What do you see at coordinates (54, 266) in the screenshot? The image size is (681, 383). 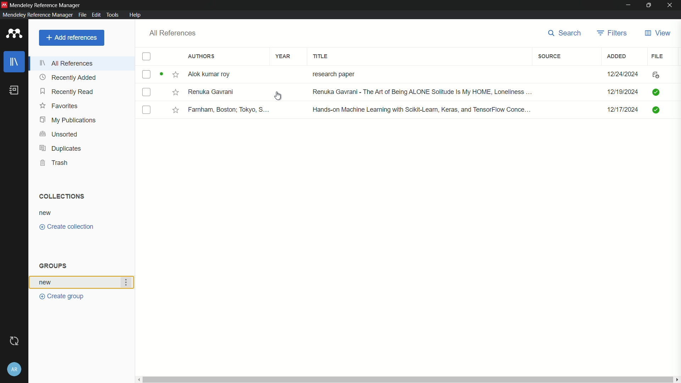 I see `groups` at bounding box center [54, 266].